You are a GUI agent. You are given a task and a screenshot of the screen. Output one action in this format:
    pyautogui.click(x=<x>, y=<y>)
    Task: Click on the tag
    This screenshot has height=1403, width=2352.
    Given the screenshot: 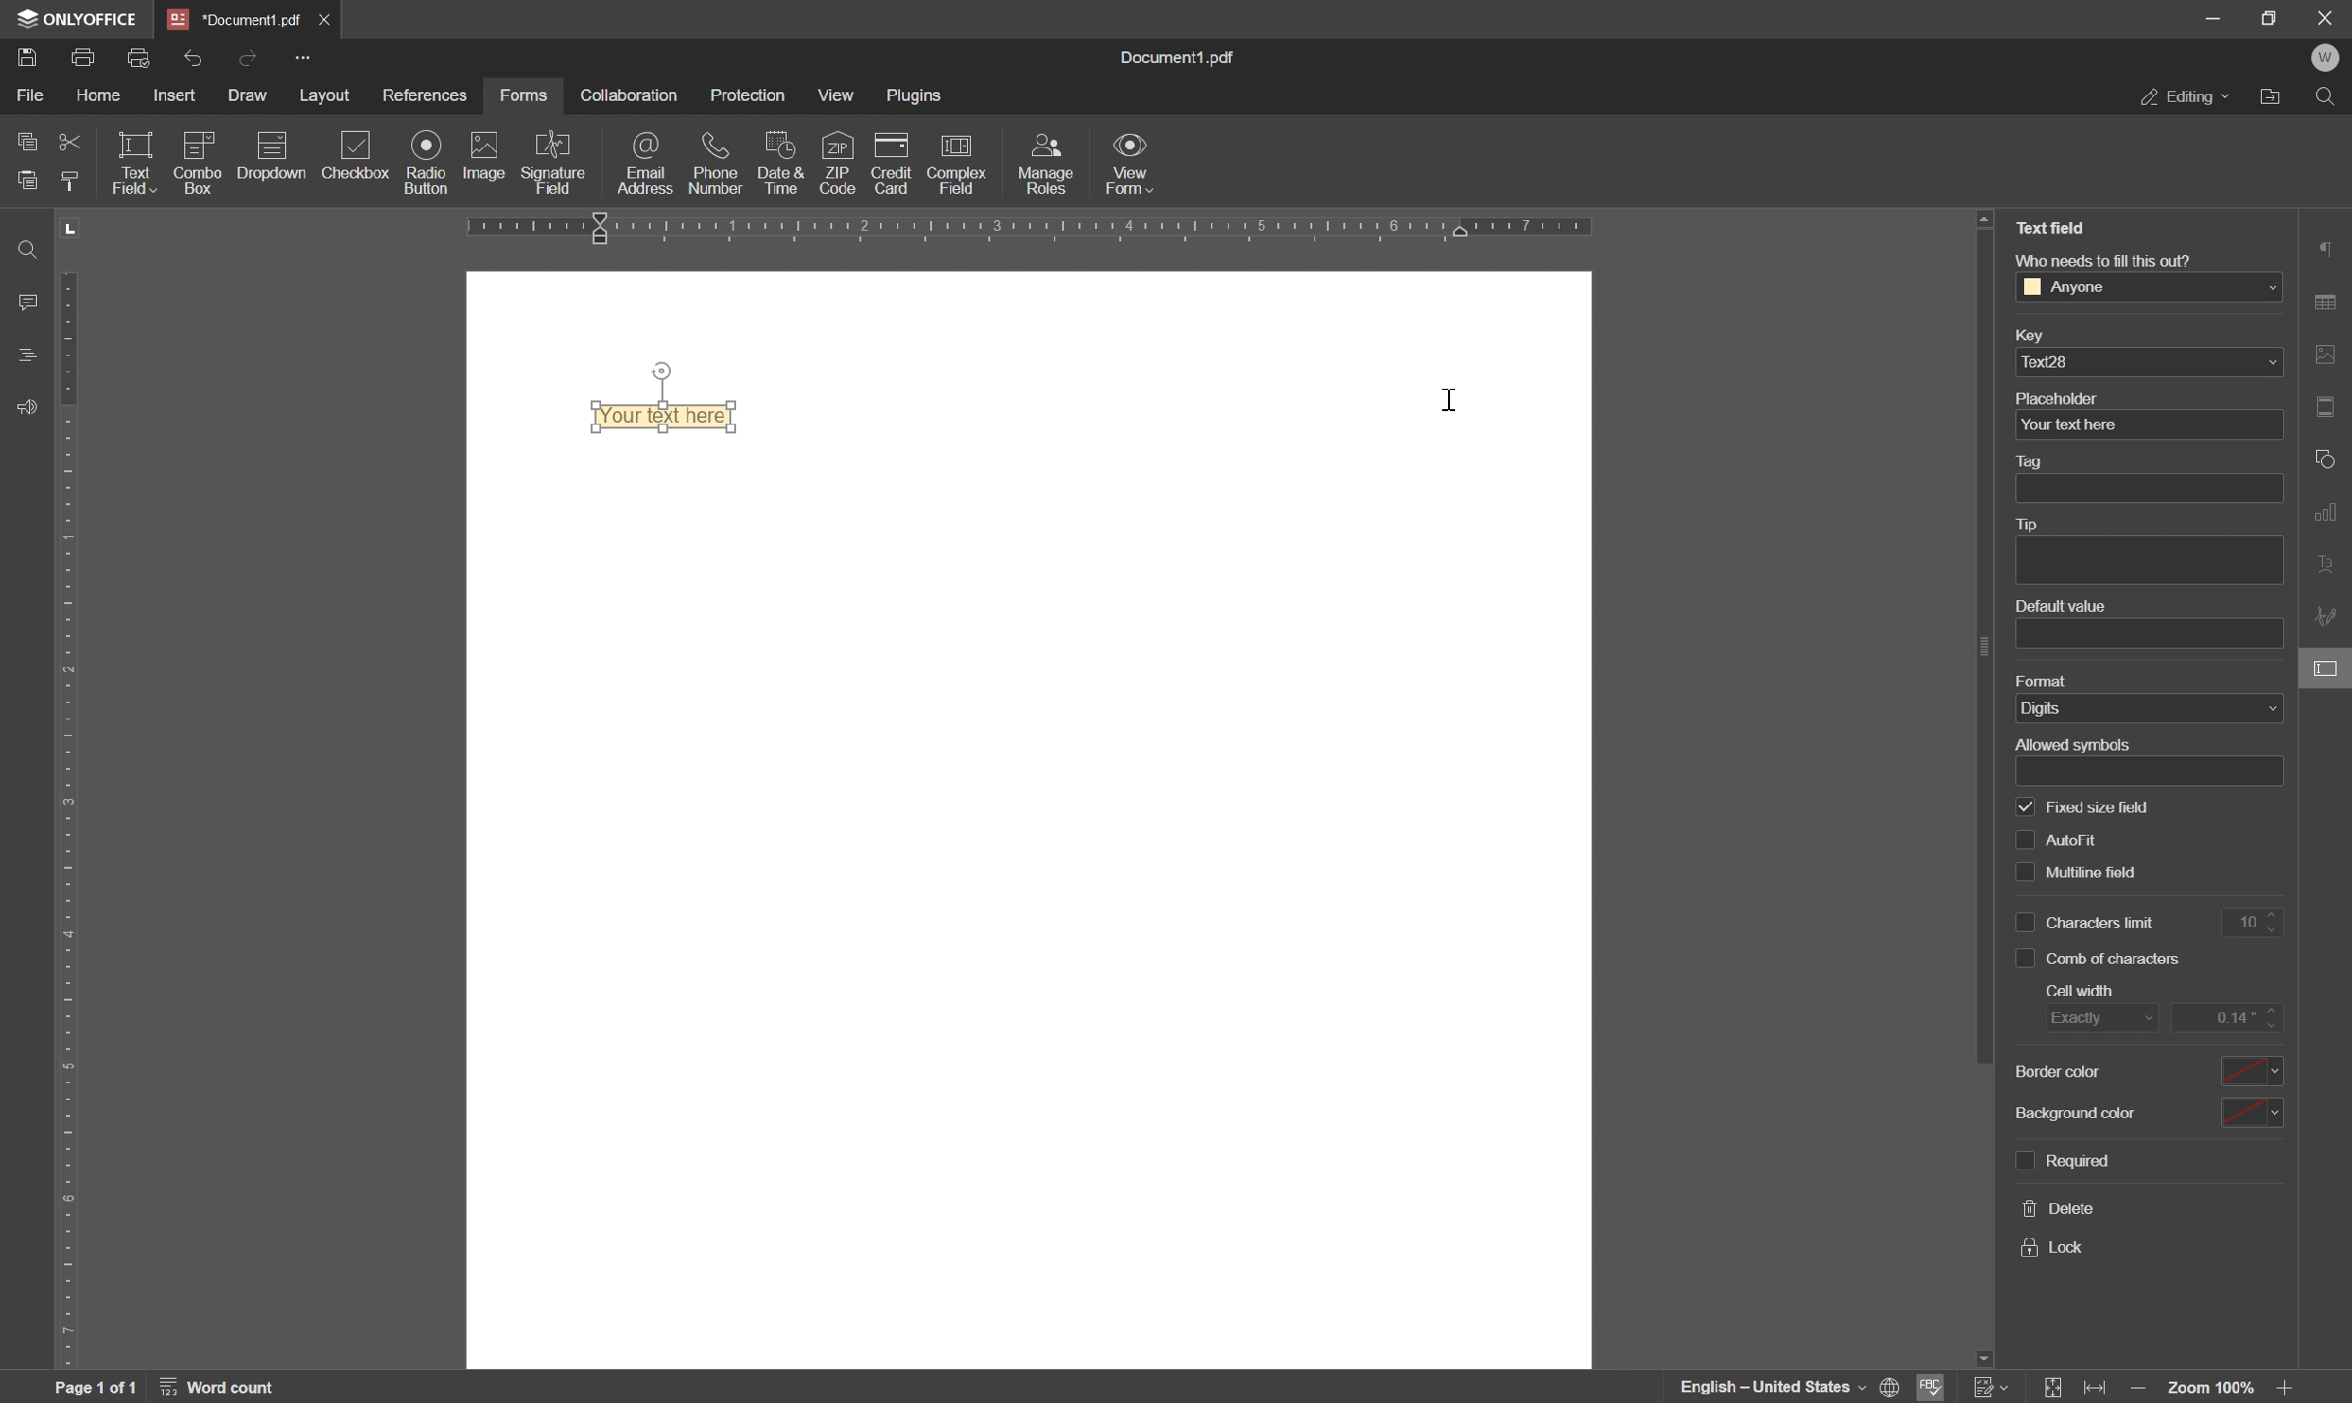 What is the action you would take?
    pyautogui.click(x=2027, y=460)
    